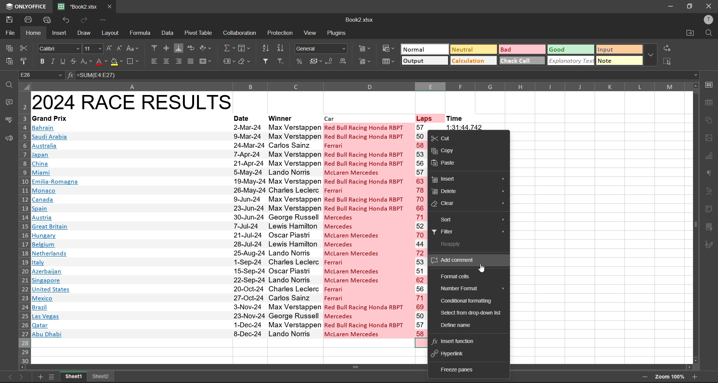 The image size is (718, 383). Describe the element at coordinates (280, 33) in the screenshot. I see `protection` at that location.